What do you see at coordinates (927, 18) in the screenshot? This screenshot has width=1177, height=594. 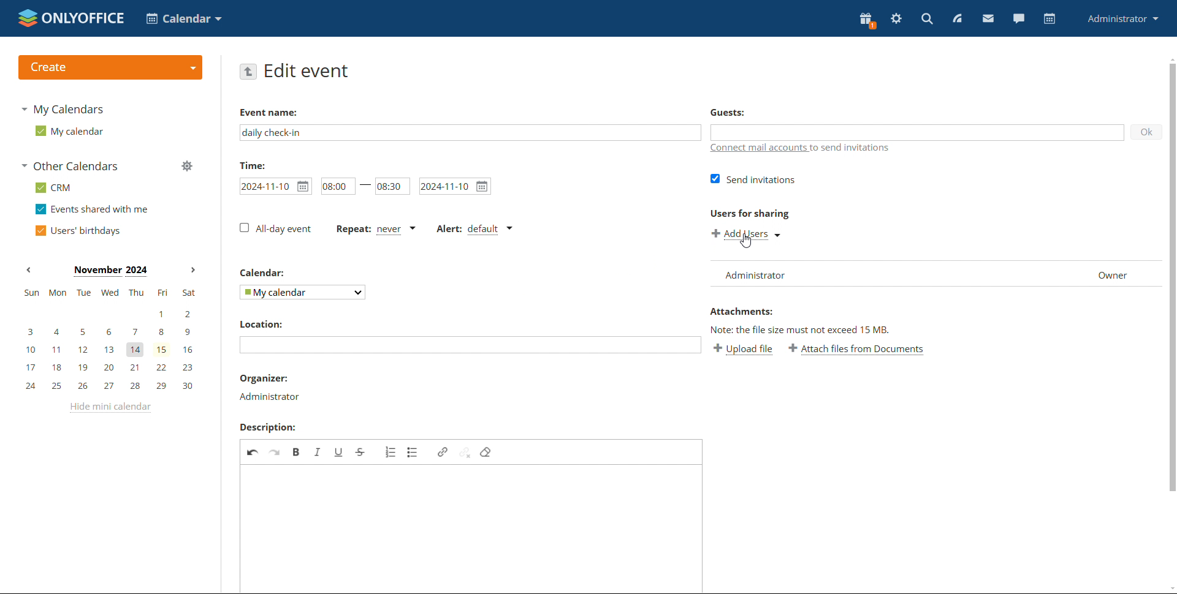 I see `search` at bounding box center [927, 18].